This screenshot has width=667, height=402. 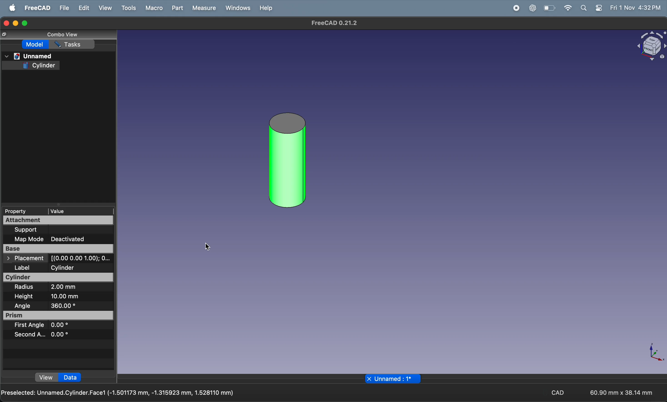 What do you see at coordinates (54, 239) in the screenshot?
I see `map mode deactivated` at bounding box center [54, 239].